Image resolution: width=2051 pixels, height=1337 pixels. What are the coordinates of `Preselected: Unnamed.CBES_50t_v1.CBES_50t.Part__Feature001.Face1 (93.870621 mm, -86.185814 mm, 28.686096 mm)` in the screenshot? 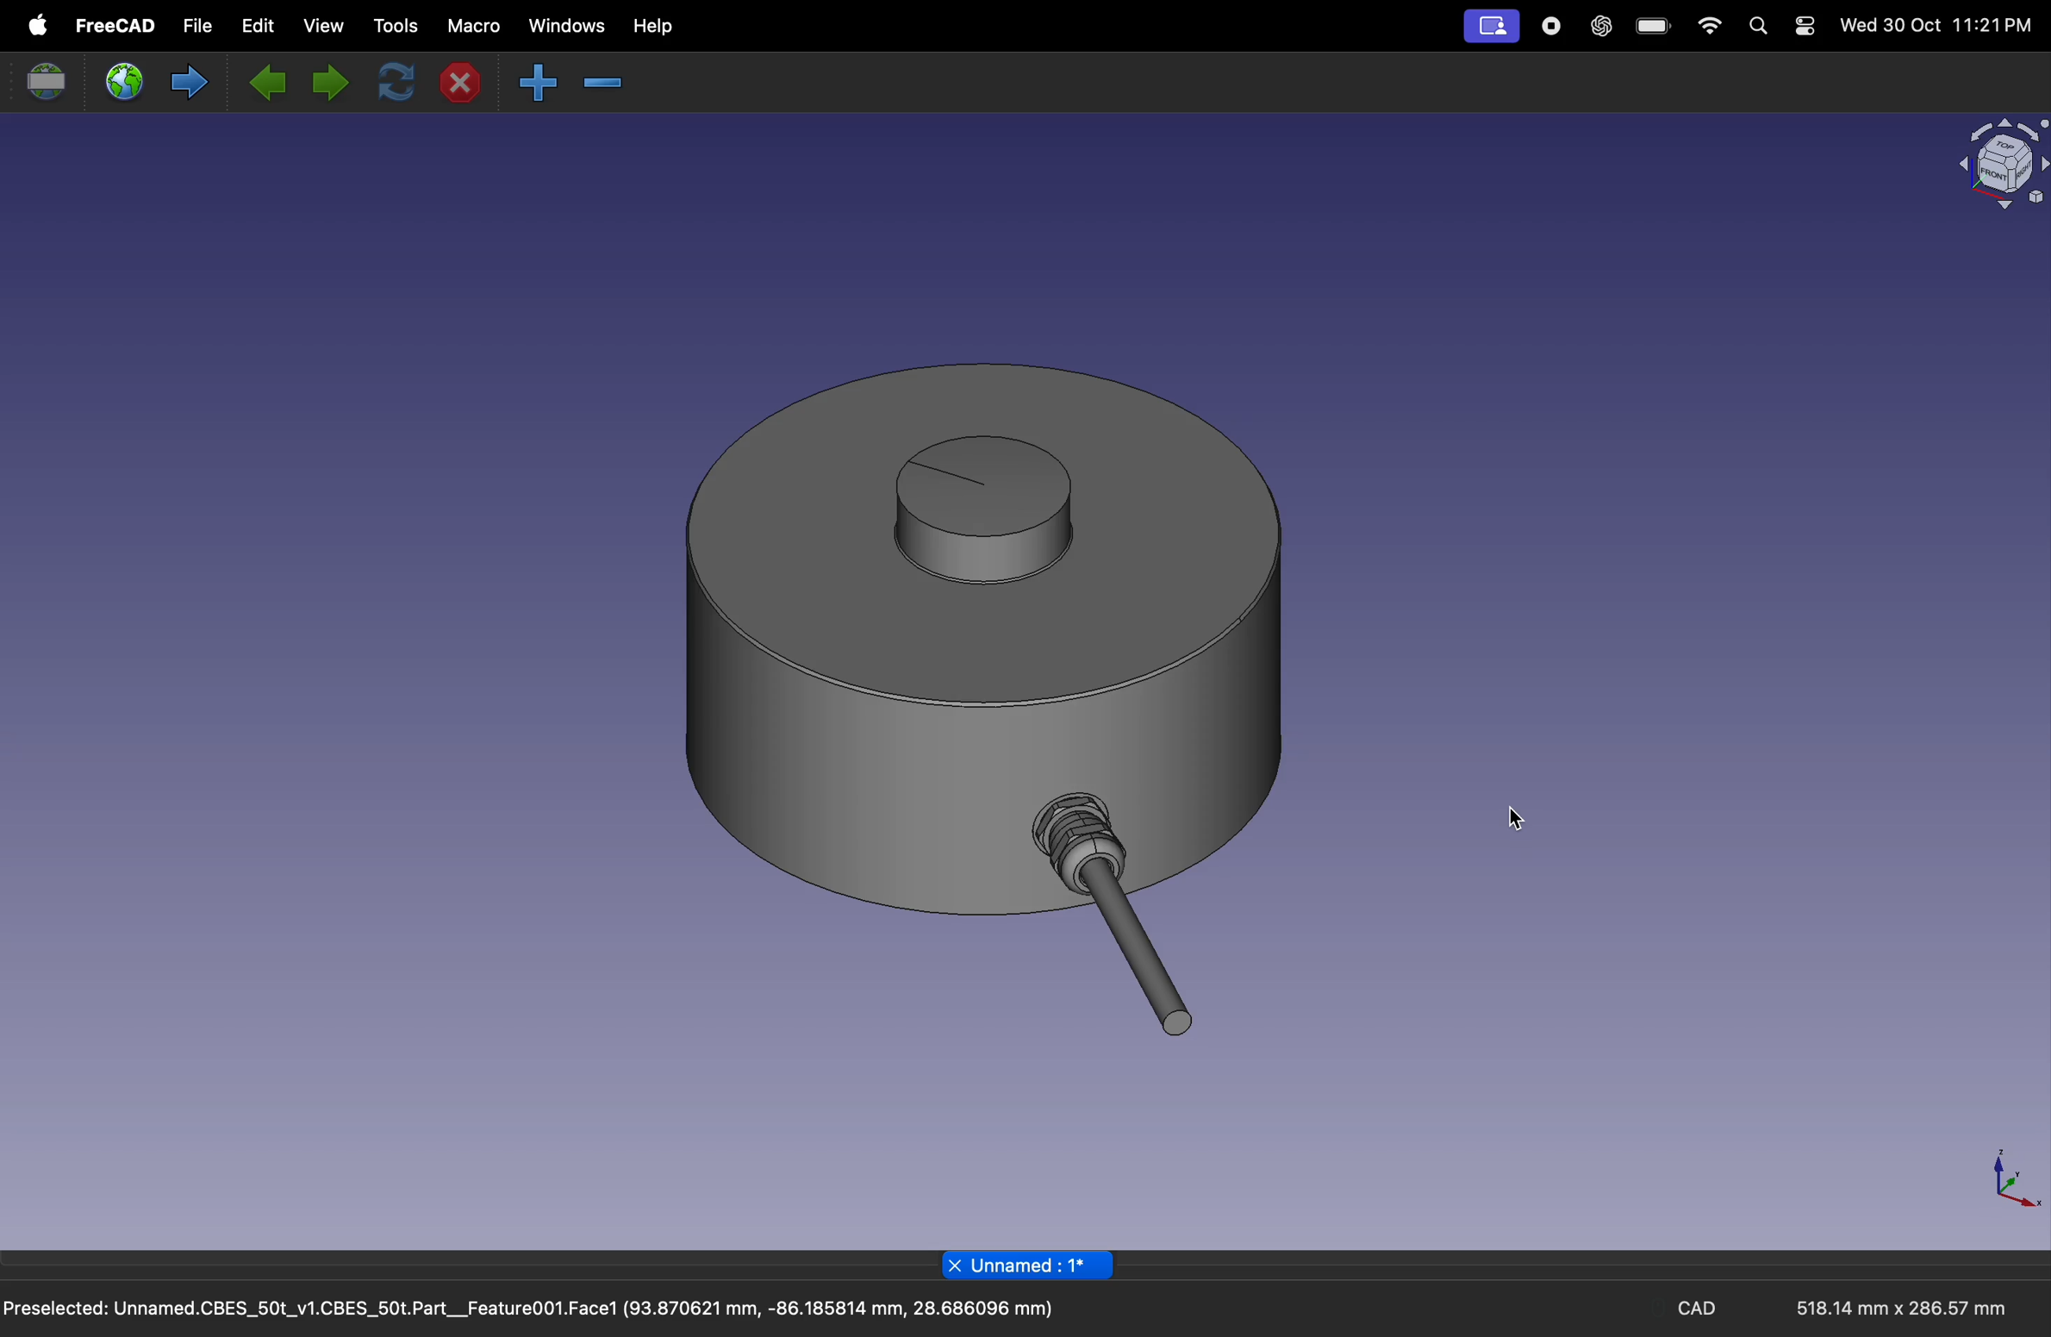 It's located at (531, 1311).